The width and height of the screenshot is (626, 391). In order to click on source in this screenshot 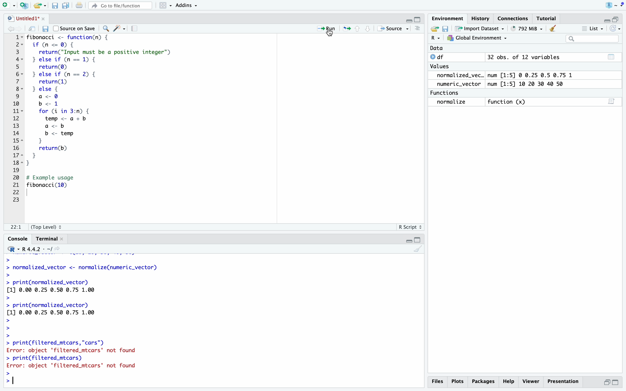, I will do `click(393, 28)`.